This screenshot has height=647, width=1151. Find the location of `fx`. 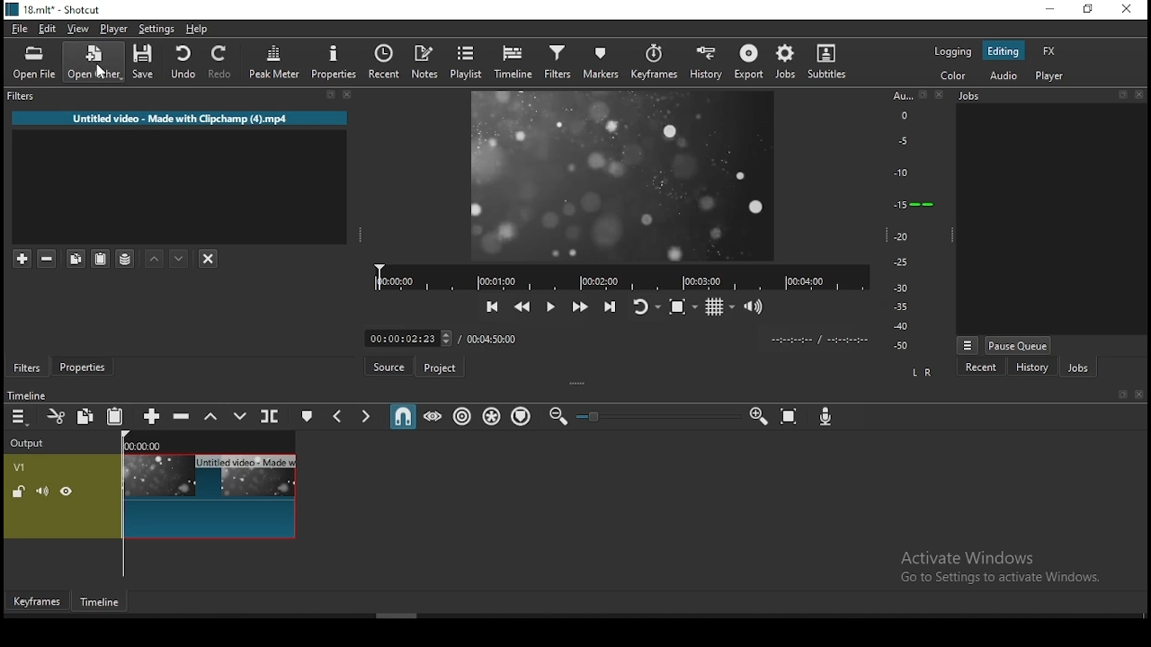

fx is located at coordinates (1049, 50).